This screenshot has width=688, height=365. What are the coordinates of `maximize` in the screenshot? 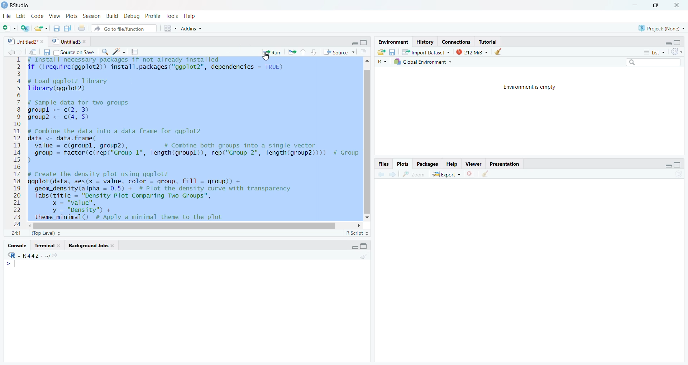 It's located at (365, 44).